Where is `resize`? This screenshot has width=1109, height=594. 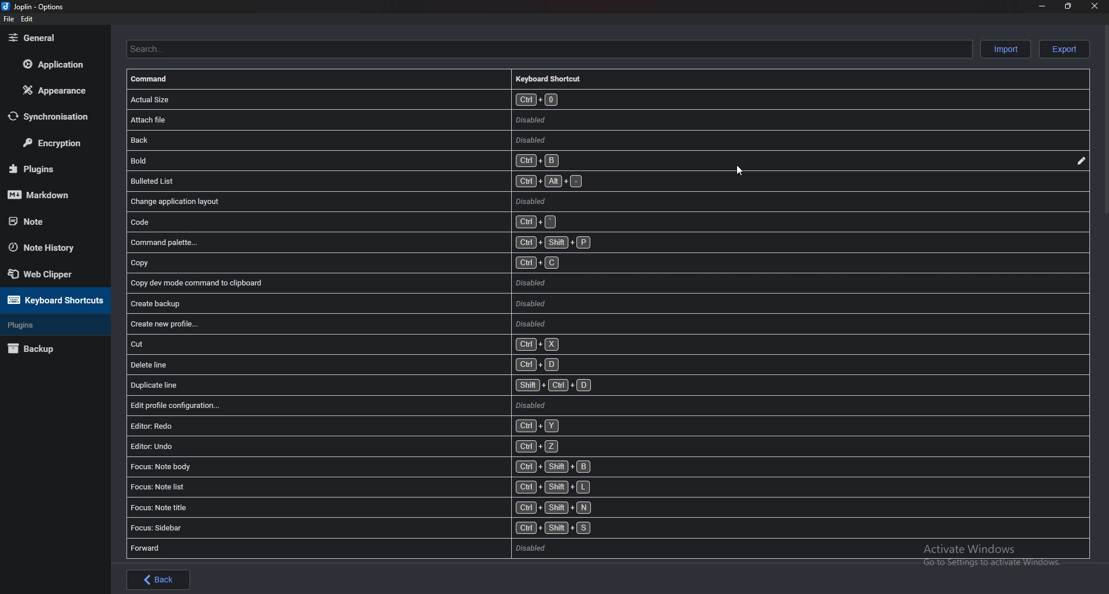
resize is located at coordinates (1069, 7).